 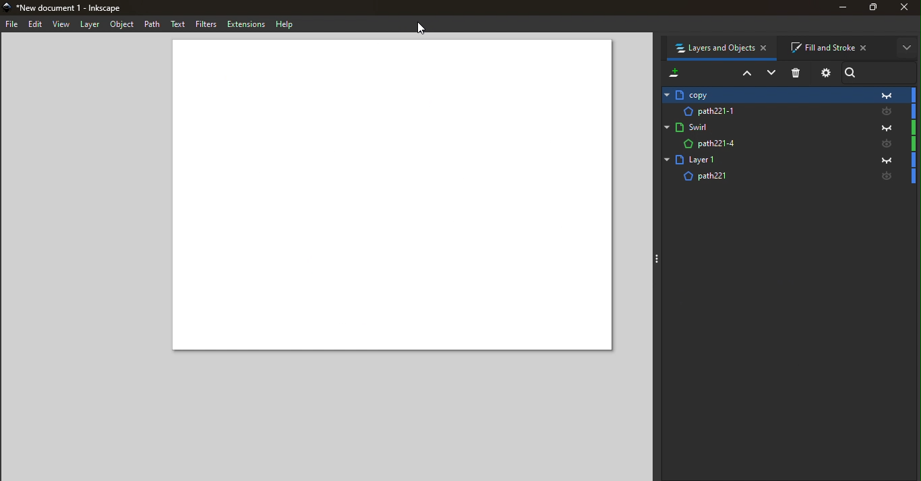 I want to click on Filters, so click(x=206, y=24).